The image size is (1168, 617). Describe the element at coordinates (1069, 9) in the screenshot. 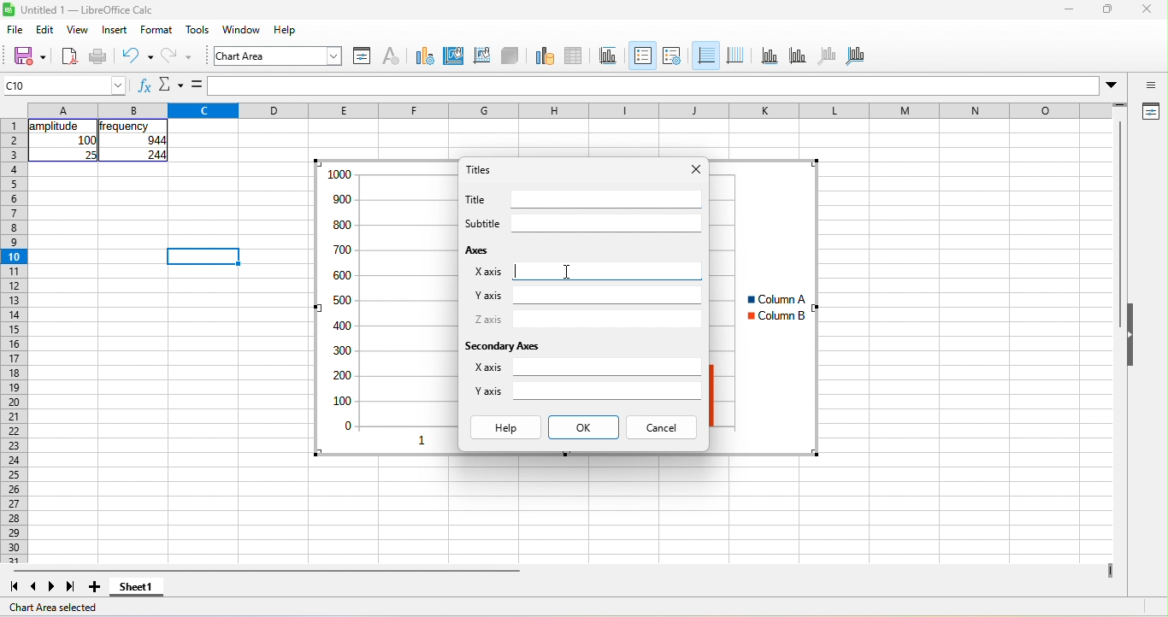

I see `minimize` at that location.